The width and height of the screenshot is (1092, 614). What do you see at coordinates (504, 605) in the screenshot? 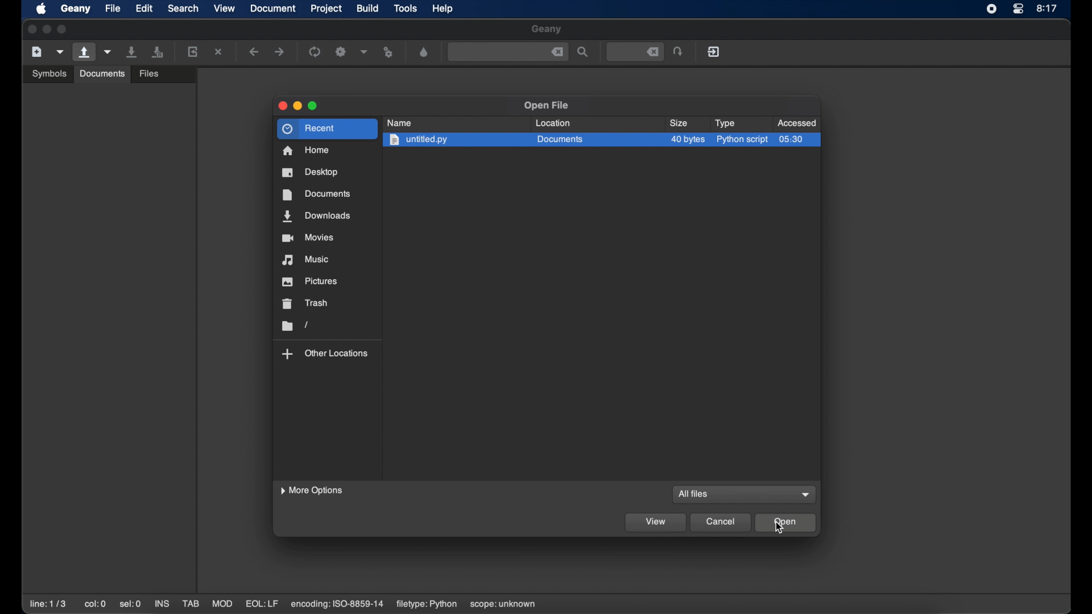
I see `scope: unknown` at bounding box center [504, 605].